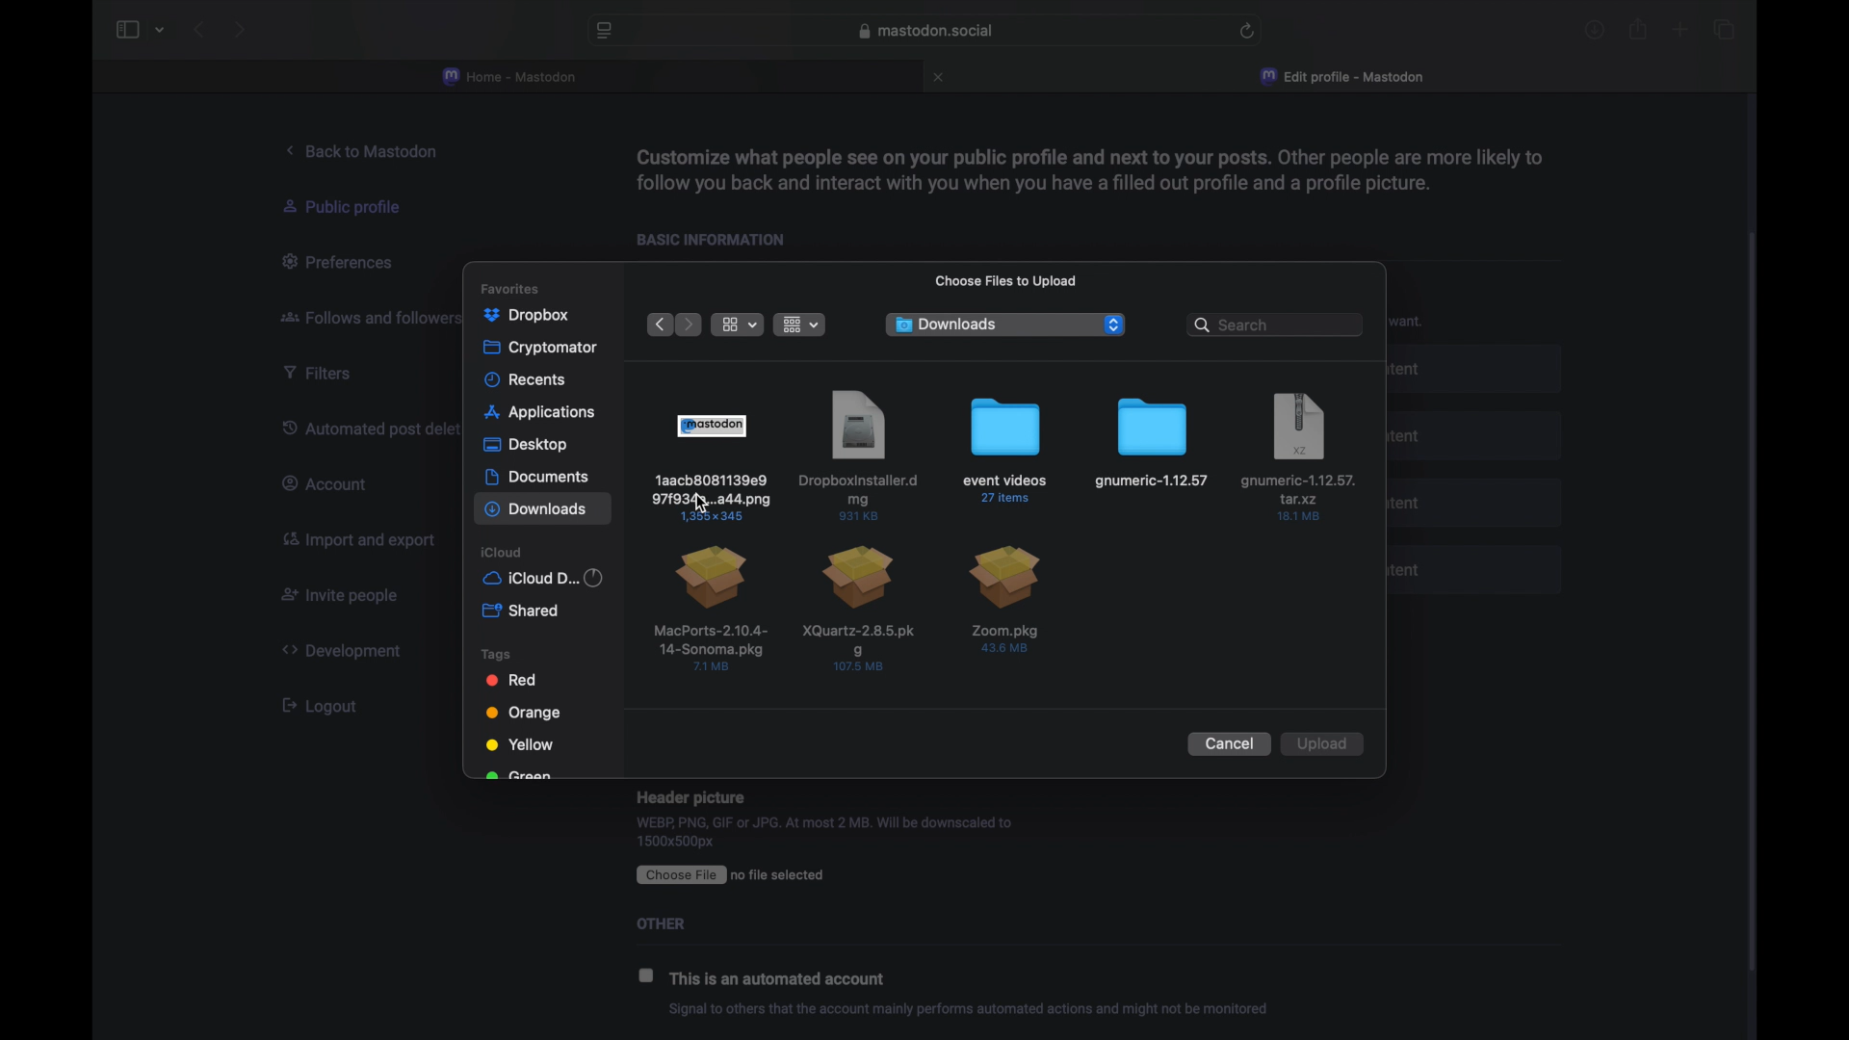 The width and height of the screenshot is (1849, 1040). Describe the element at coordinates (126, 30) in the screenshot. I see `sidebar` at that location.